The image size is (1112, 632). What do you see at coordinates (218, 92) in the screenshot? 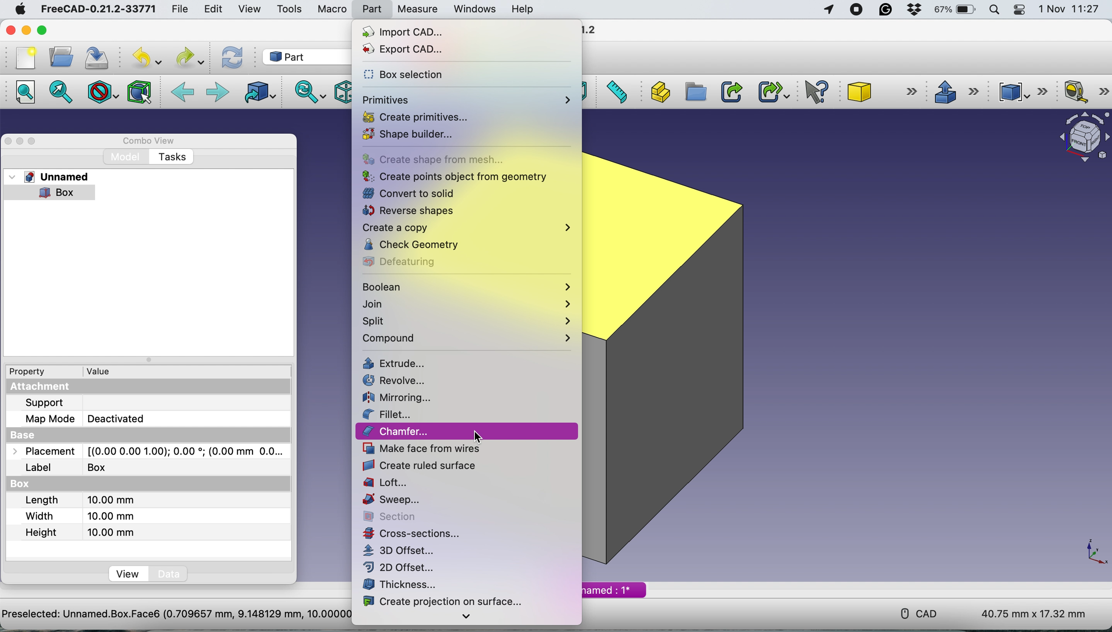
I see `forward` at bounding box center [218, 92].